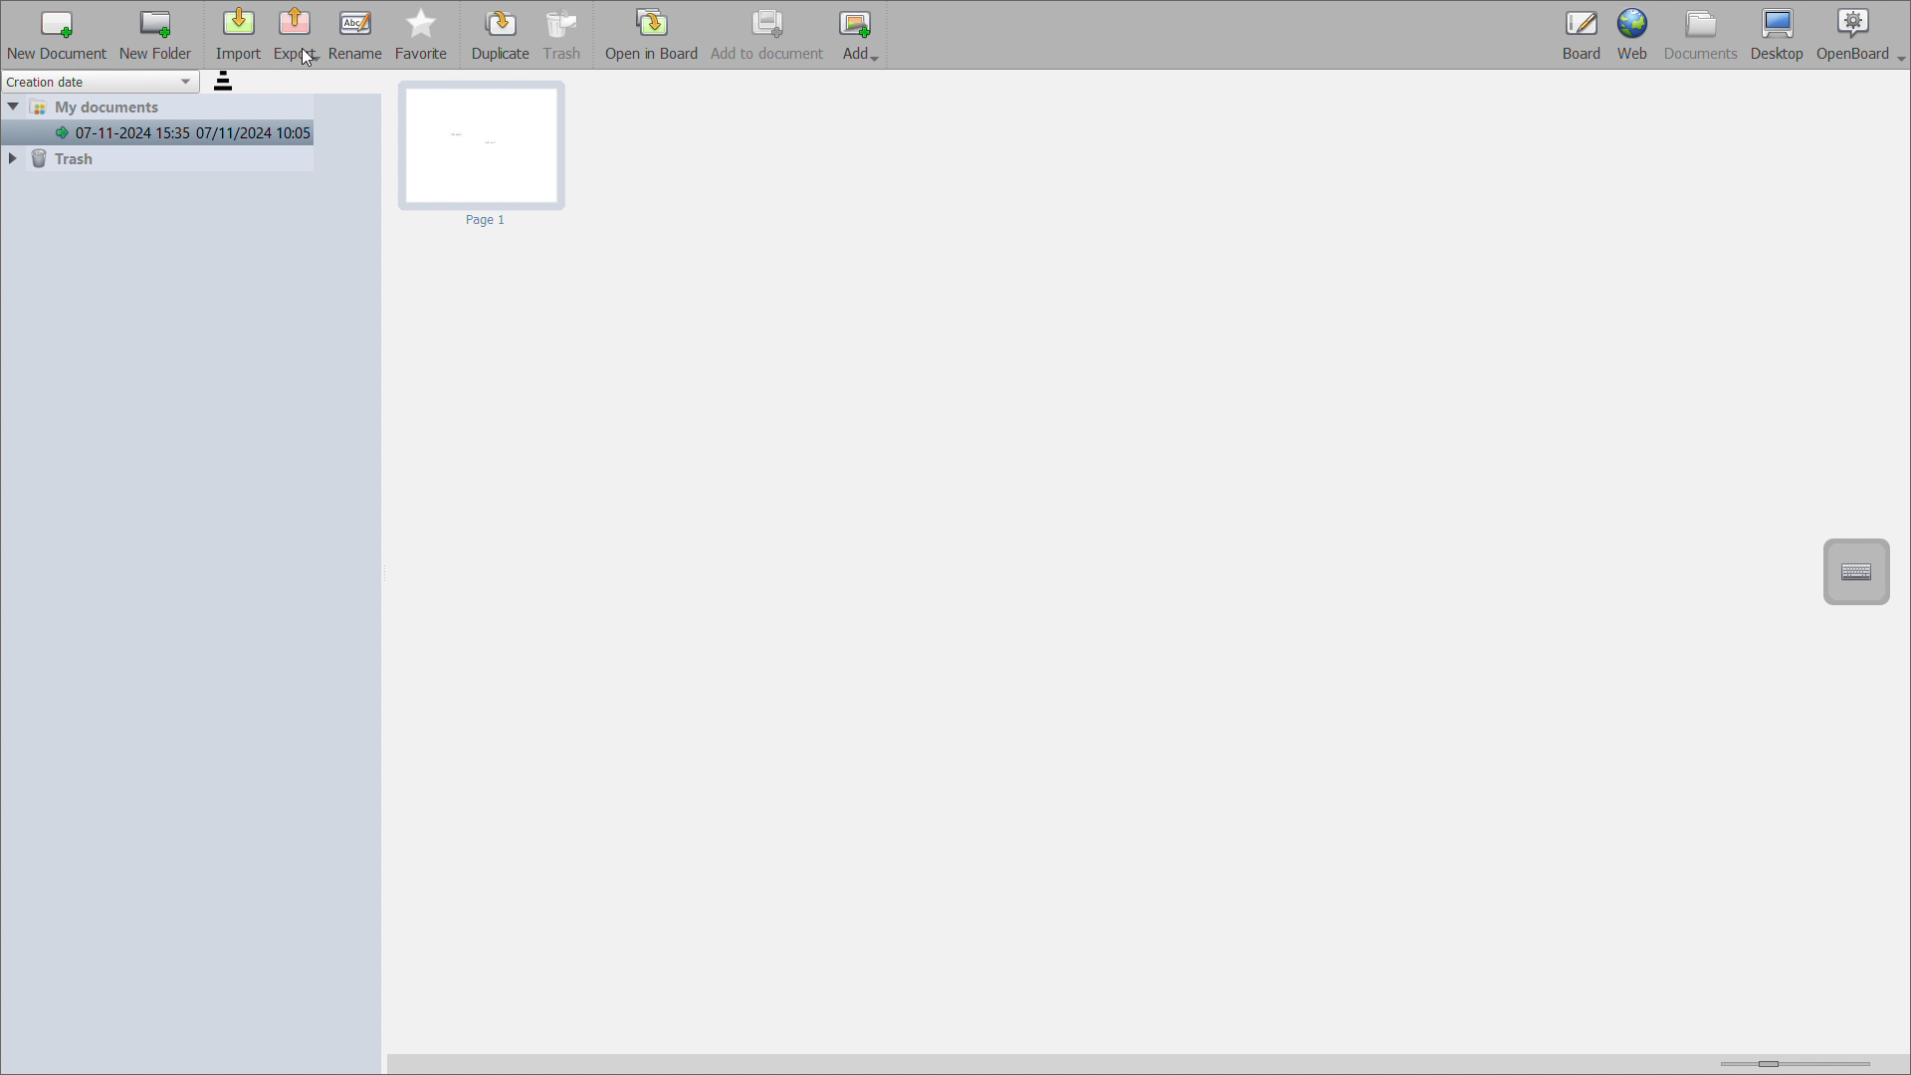 The height and width of the screenshot is (1075, 1911). Describe the element at coordinates (1861, 35) in the screenshot. I see `openboard settings` at that location.